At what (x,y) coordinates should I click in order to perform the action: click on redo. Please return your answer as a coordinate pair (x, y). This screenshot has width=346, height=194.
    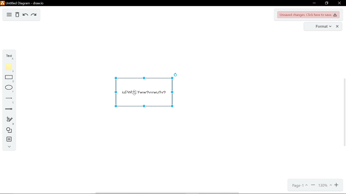
    Looking at the image, I should click on (34, 15).